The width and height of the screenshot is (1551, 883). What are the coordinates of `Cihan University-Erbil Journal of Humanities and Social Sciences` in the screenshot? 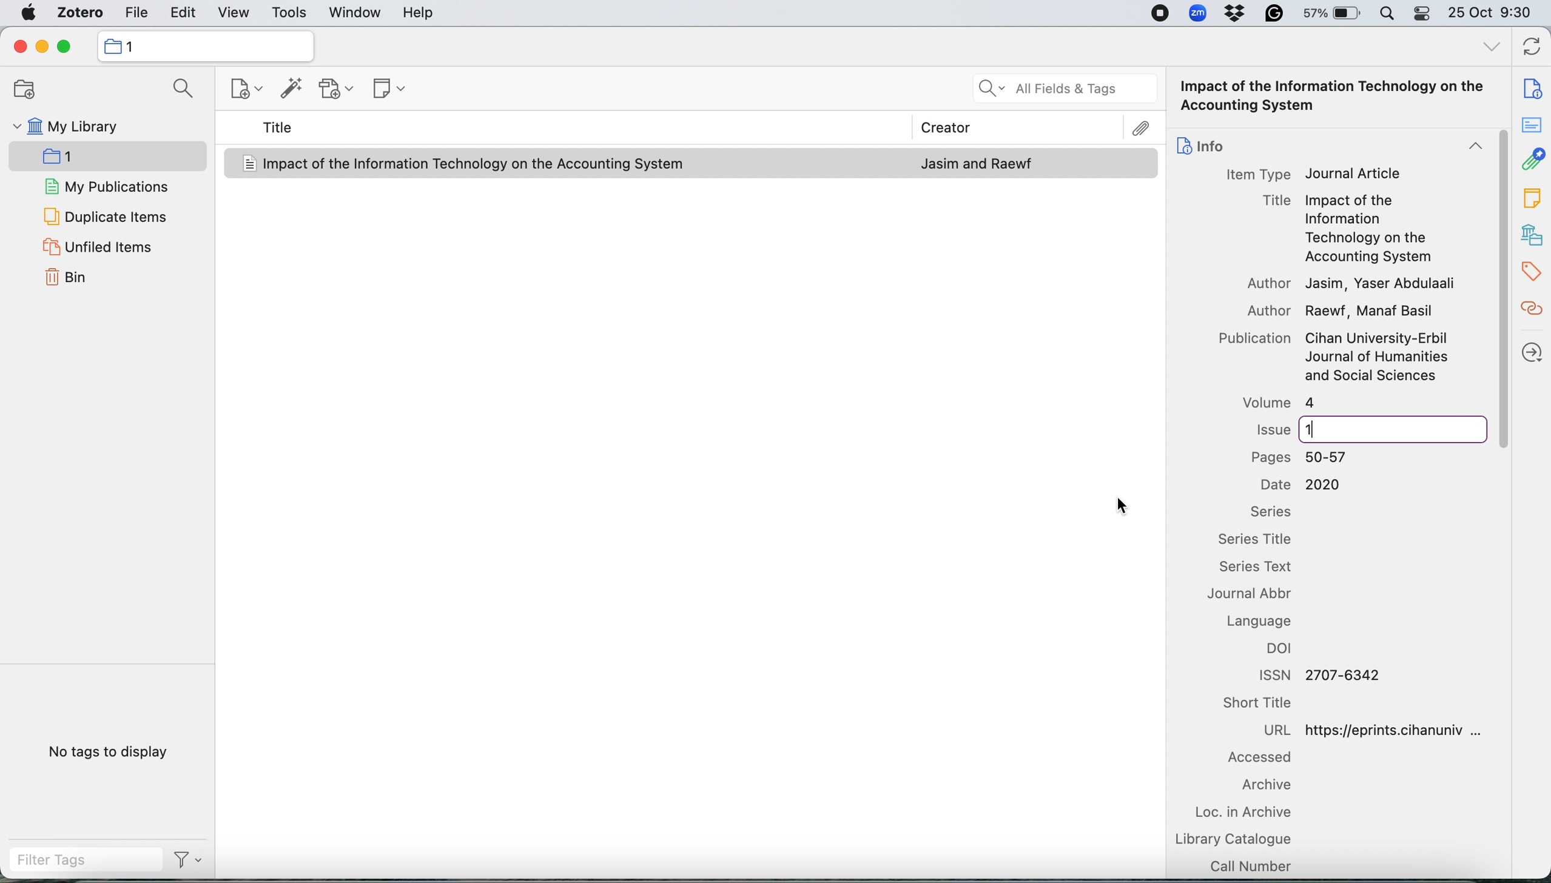 It's located at (1378, 358).